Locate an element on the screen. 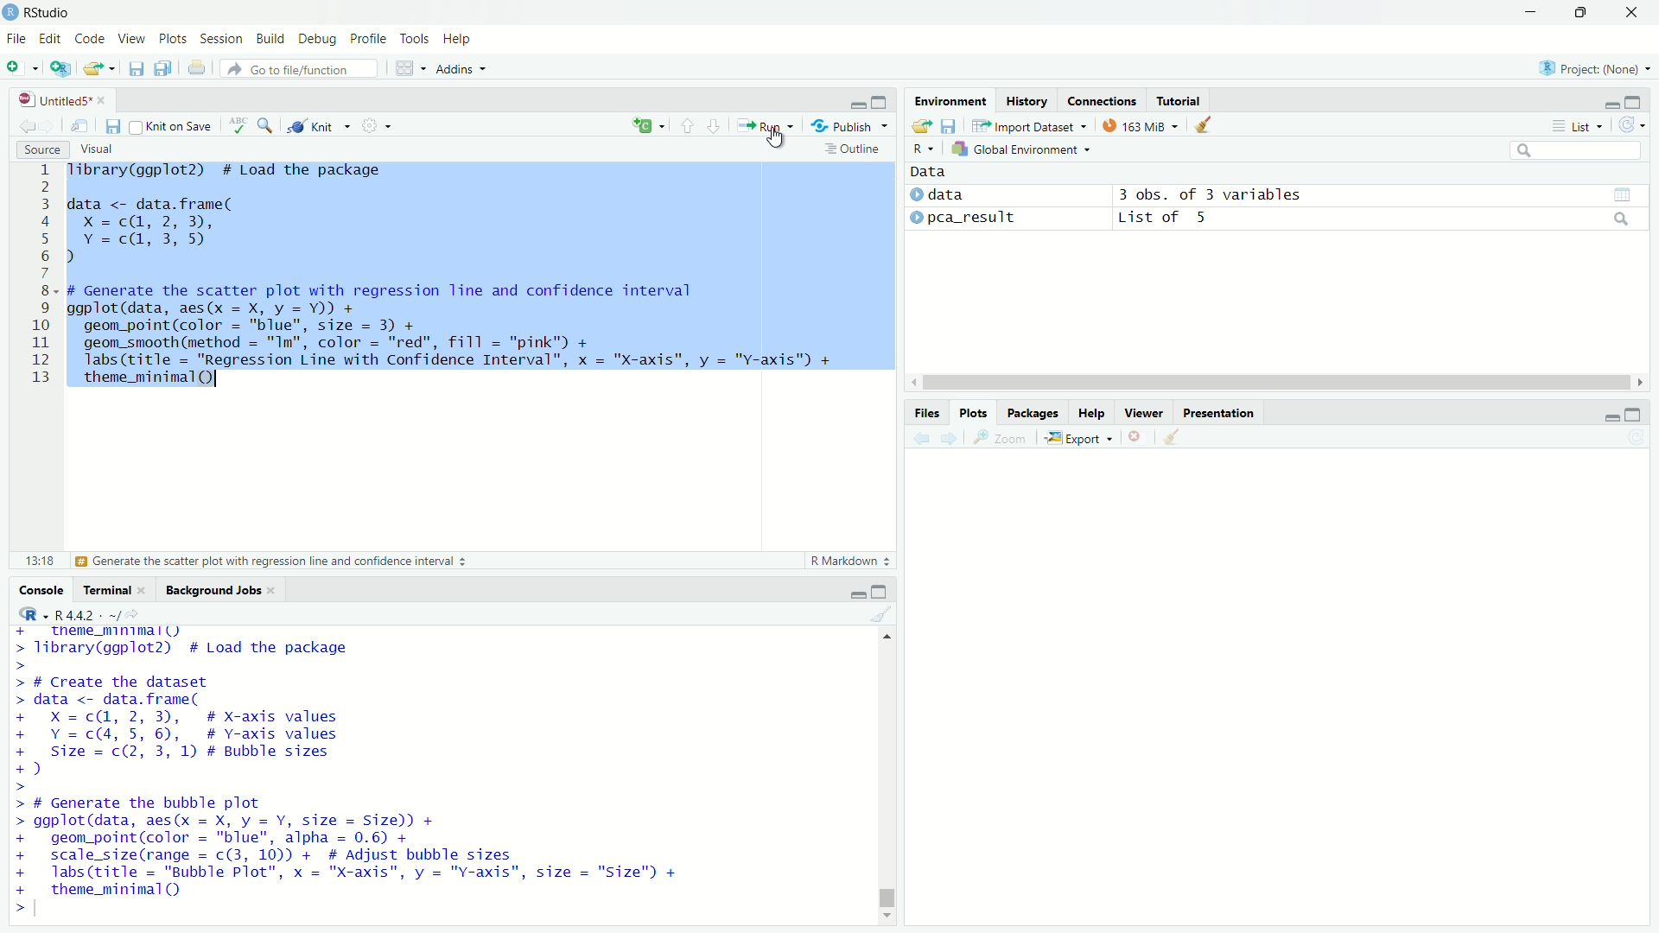 Image resolution: width=1659 pixels, height=933 pixels. expand is located at coordinates (1633, 101).